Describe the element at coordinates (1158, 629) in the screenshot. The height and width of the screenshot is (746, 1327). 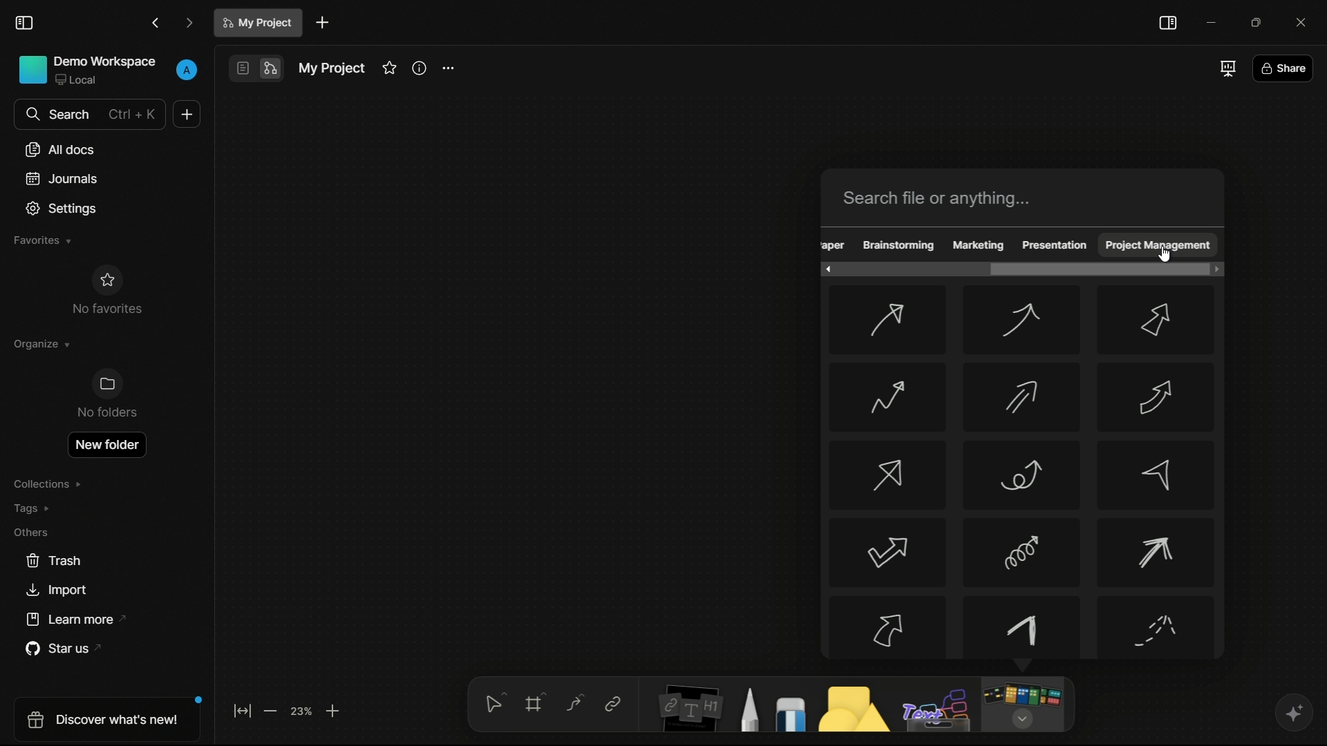
I see `arrow-15` at that location.